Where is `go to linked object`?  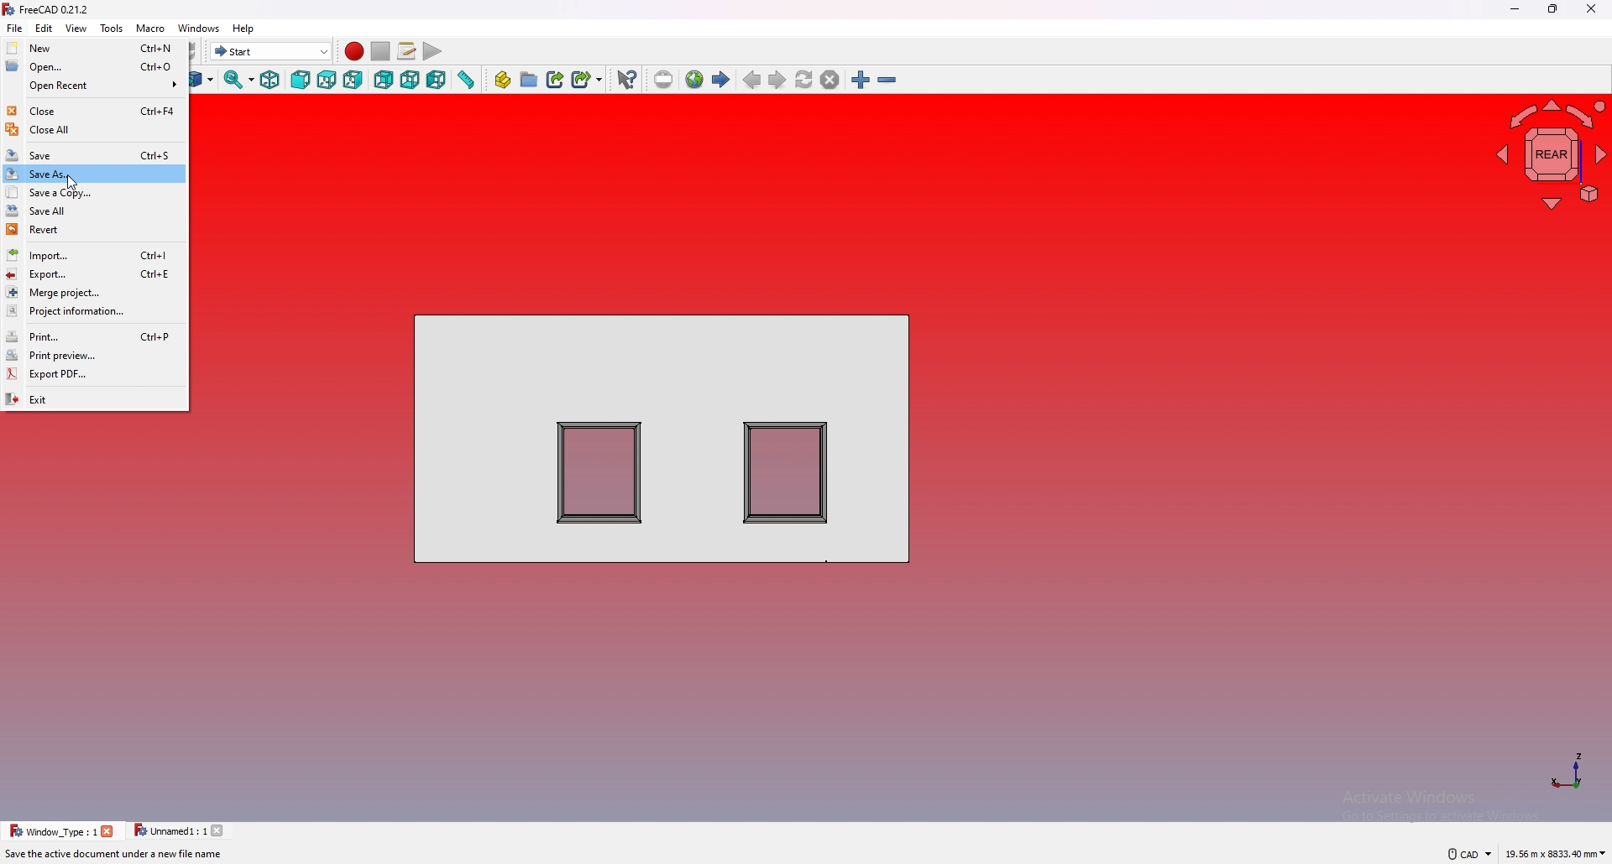 go to linked object is located at coordinates (203, 81).